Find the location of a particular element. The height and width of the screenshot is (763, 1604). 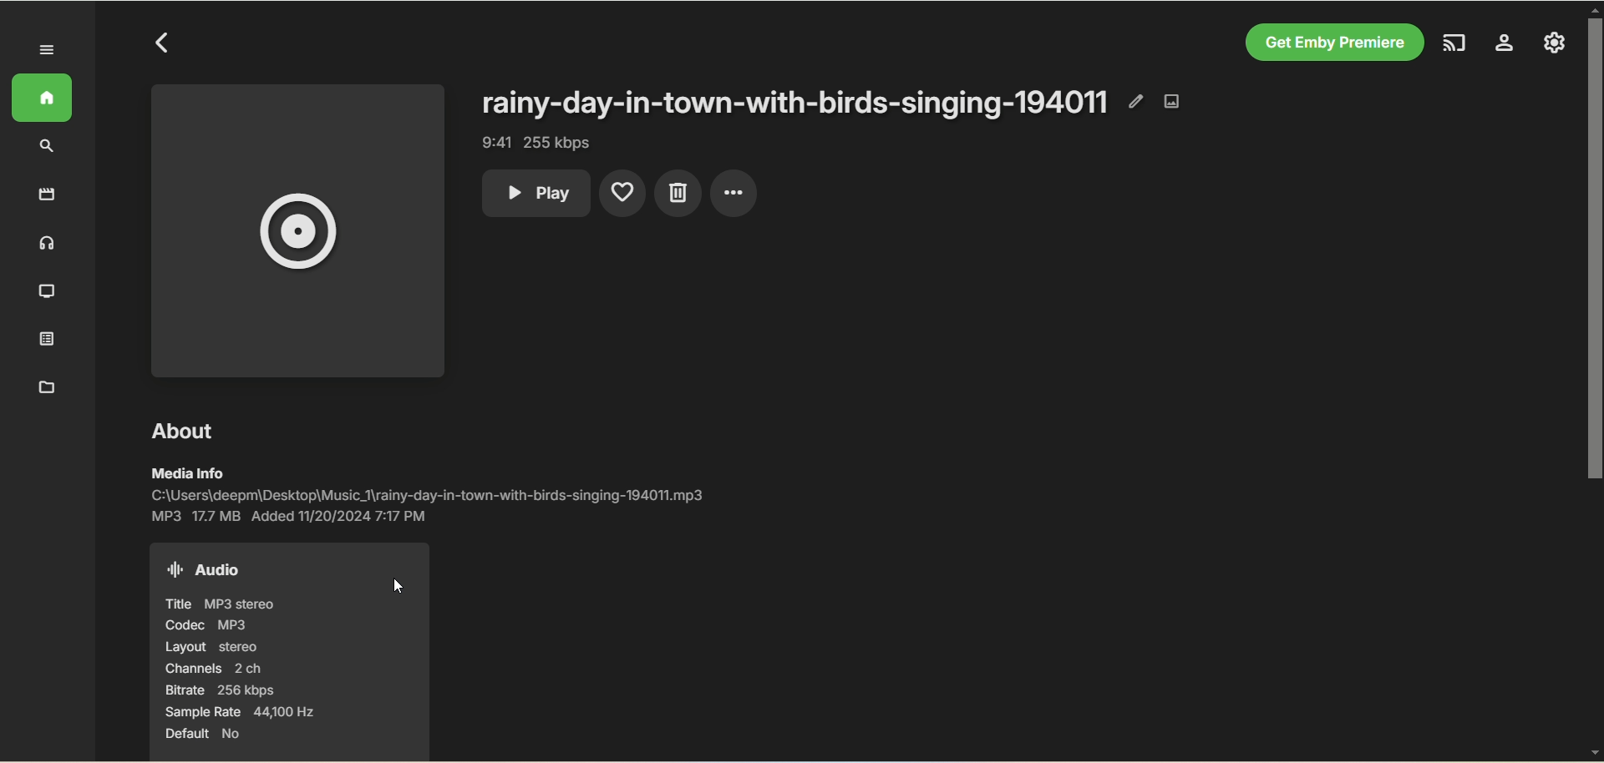

play is located at coordinates (541, 195).